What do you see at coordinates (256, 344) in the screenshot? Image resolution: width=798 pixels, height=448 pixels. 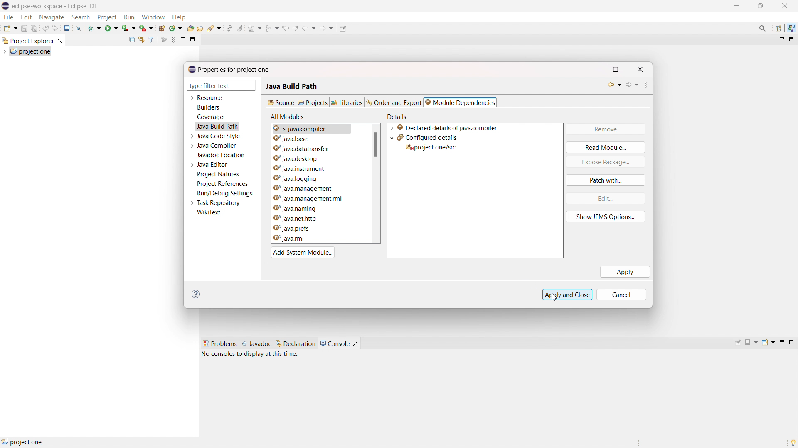 I see `javadoc` at bounding box center [256, 344].